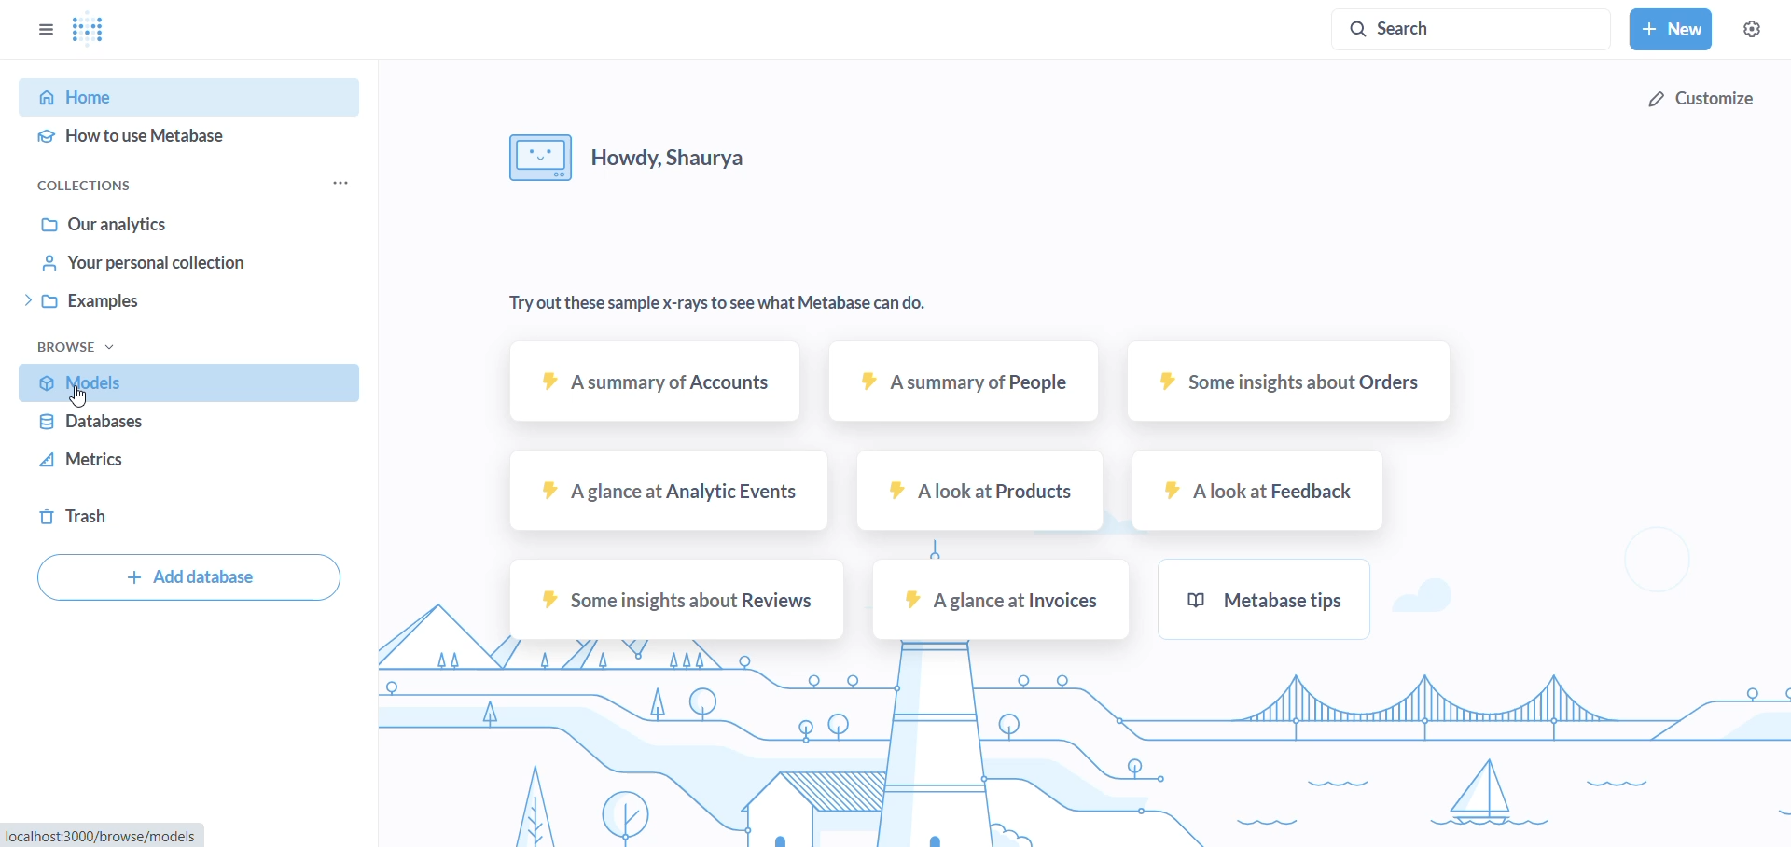  I want to click on collections, so click(88, 187).